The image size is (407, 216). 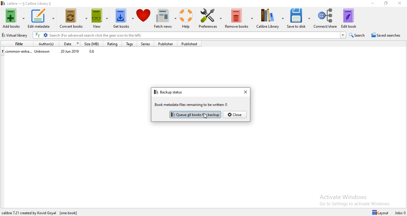 What do you see at coordinates (74, 20) in the screenshot?
I see `Convert books` at bounding box center [74, 20].